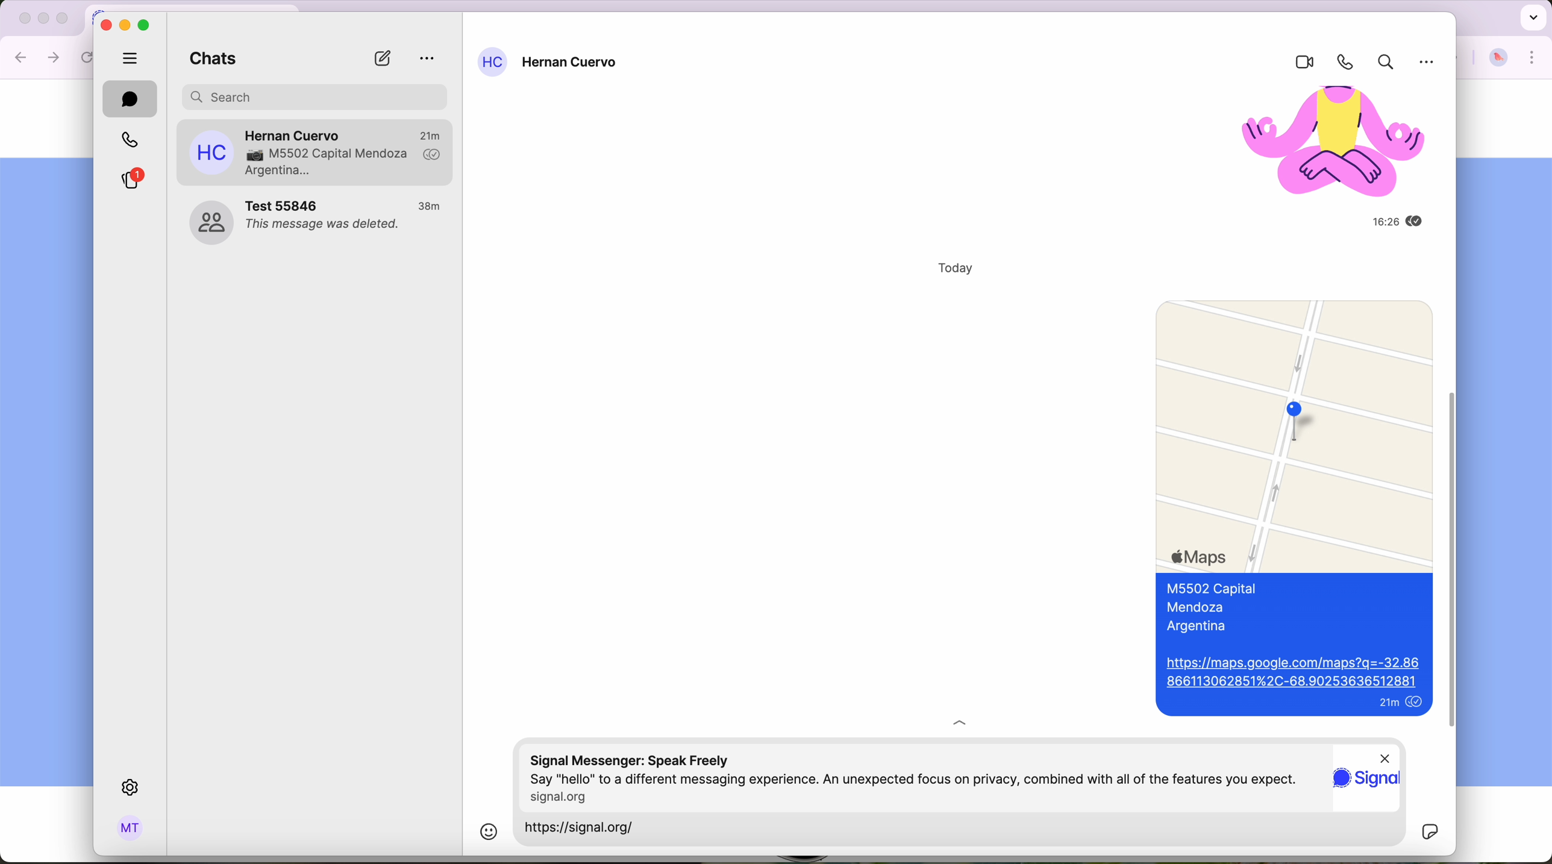 This screenshot has width=1552, height=864. What do you see at coordinates (1429, 65) in the screenshot?
I see `` at bounding box center [1429, 65].